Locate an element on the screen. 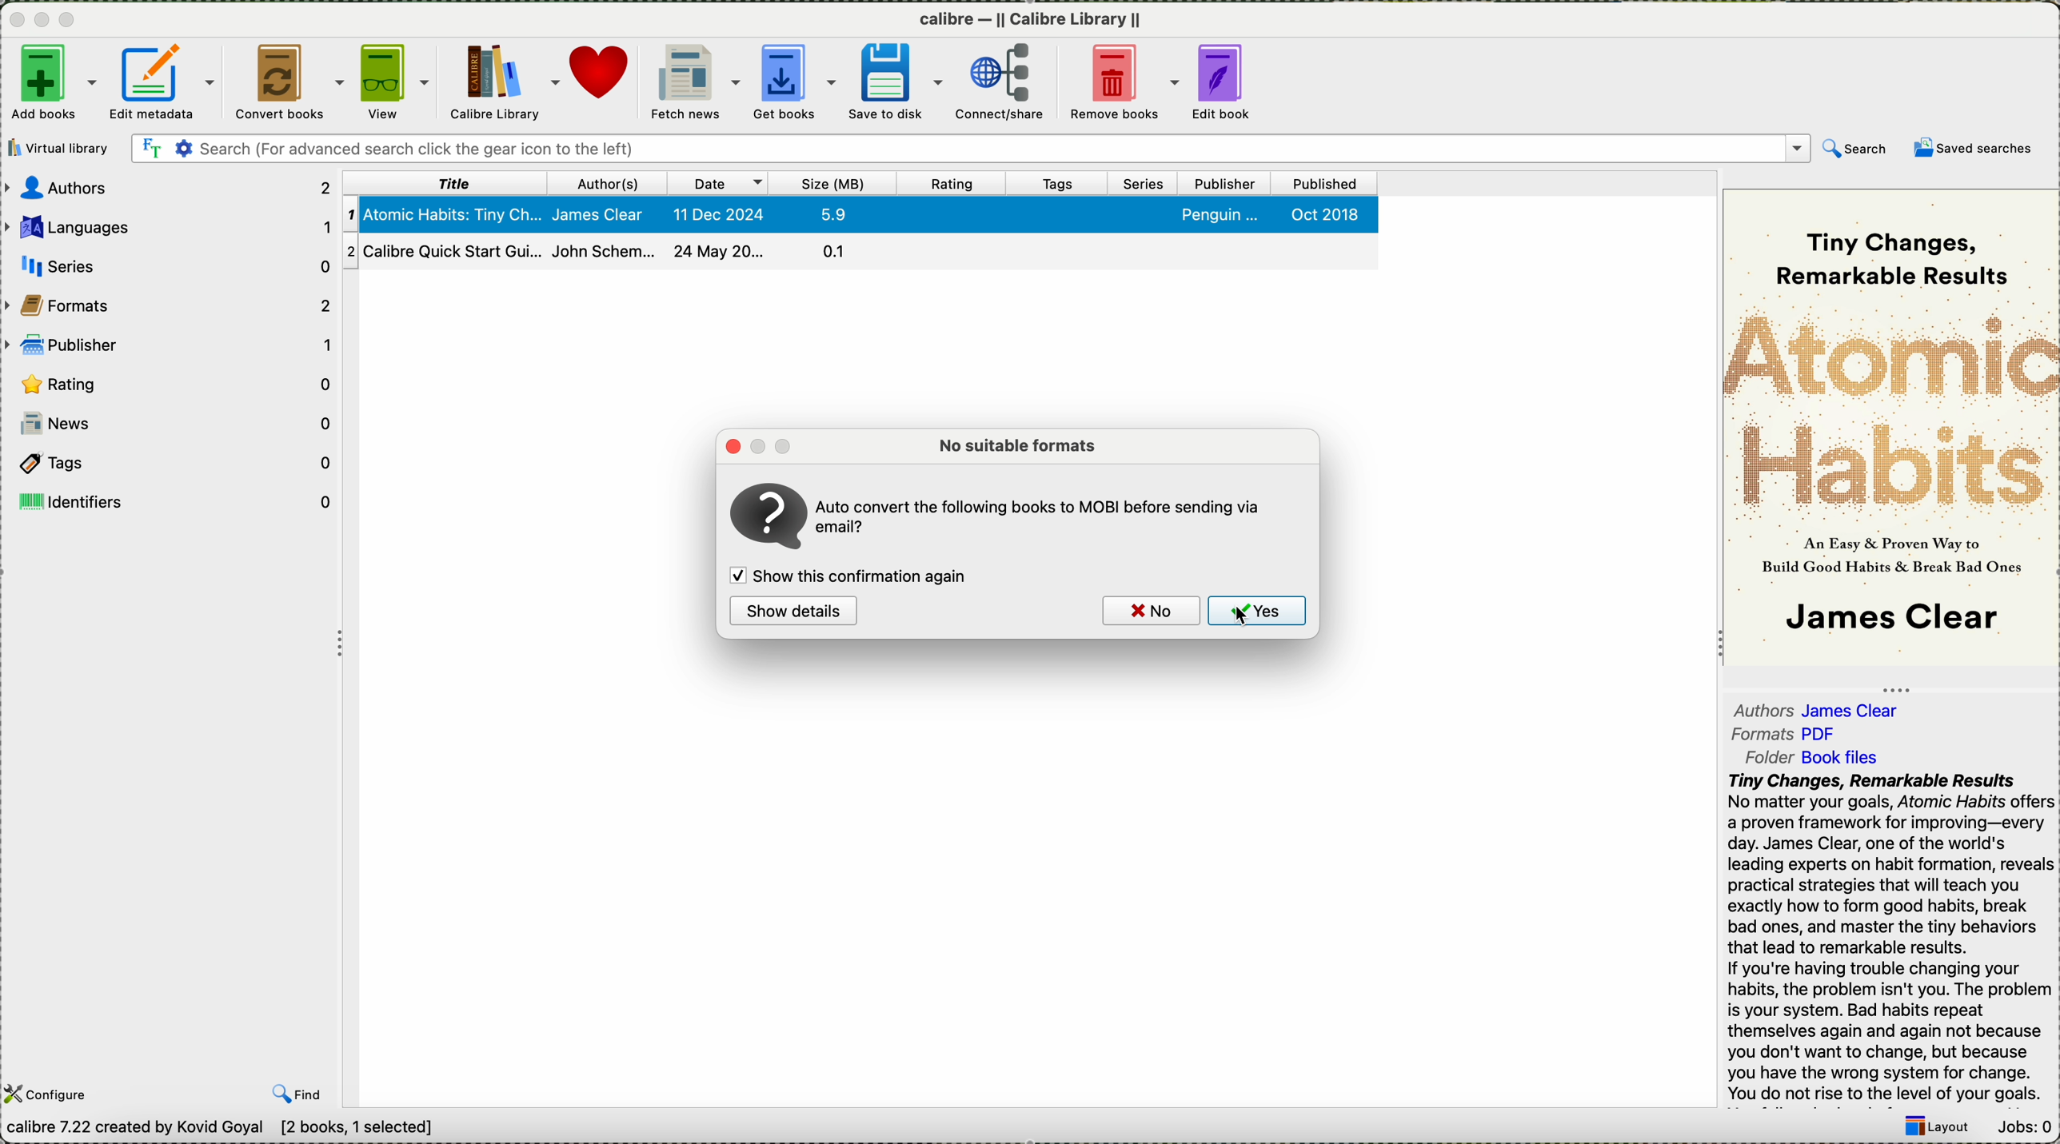 The width and height of the screenshot is (2060, 1144). news is located at coordinates (173, 421).